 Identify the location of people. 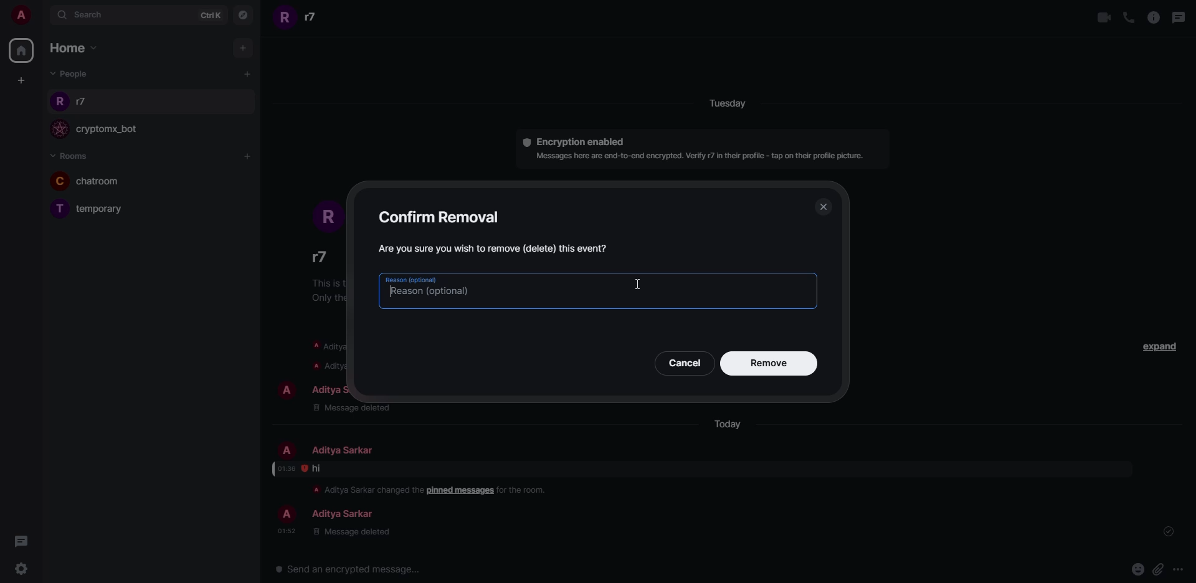
(340, 450).